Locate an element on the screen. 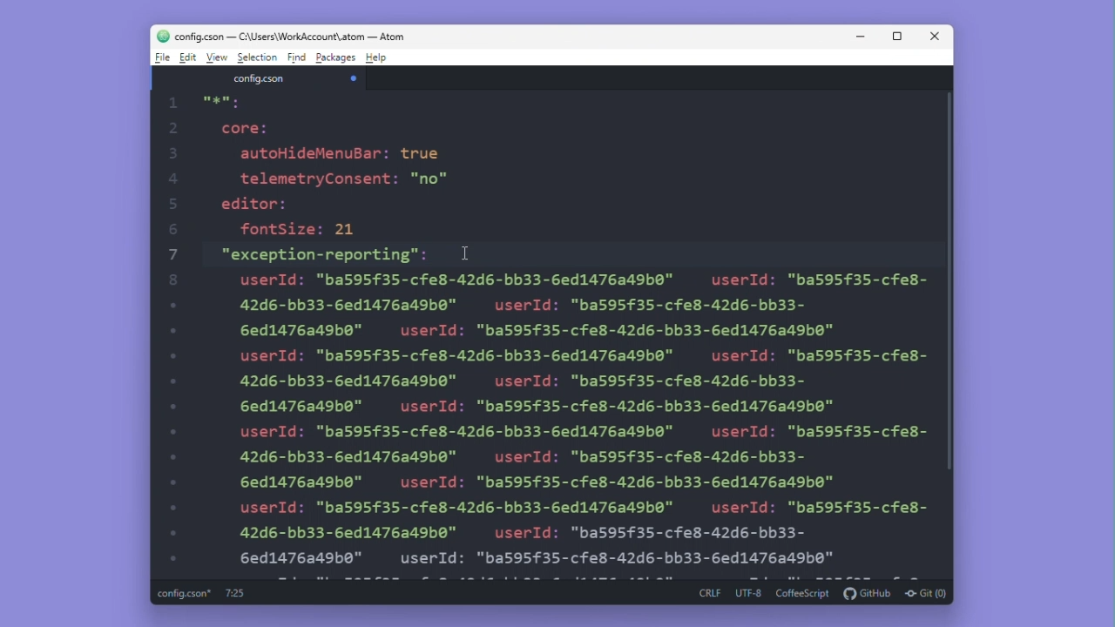  utf-8 is located at coordinates (748, 593).